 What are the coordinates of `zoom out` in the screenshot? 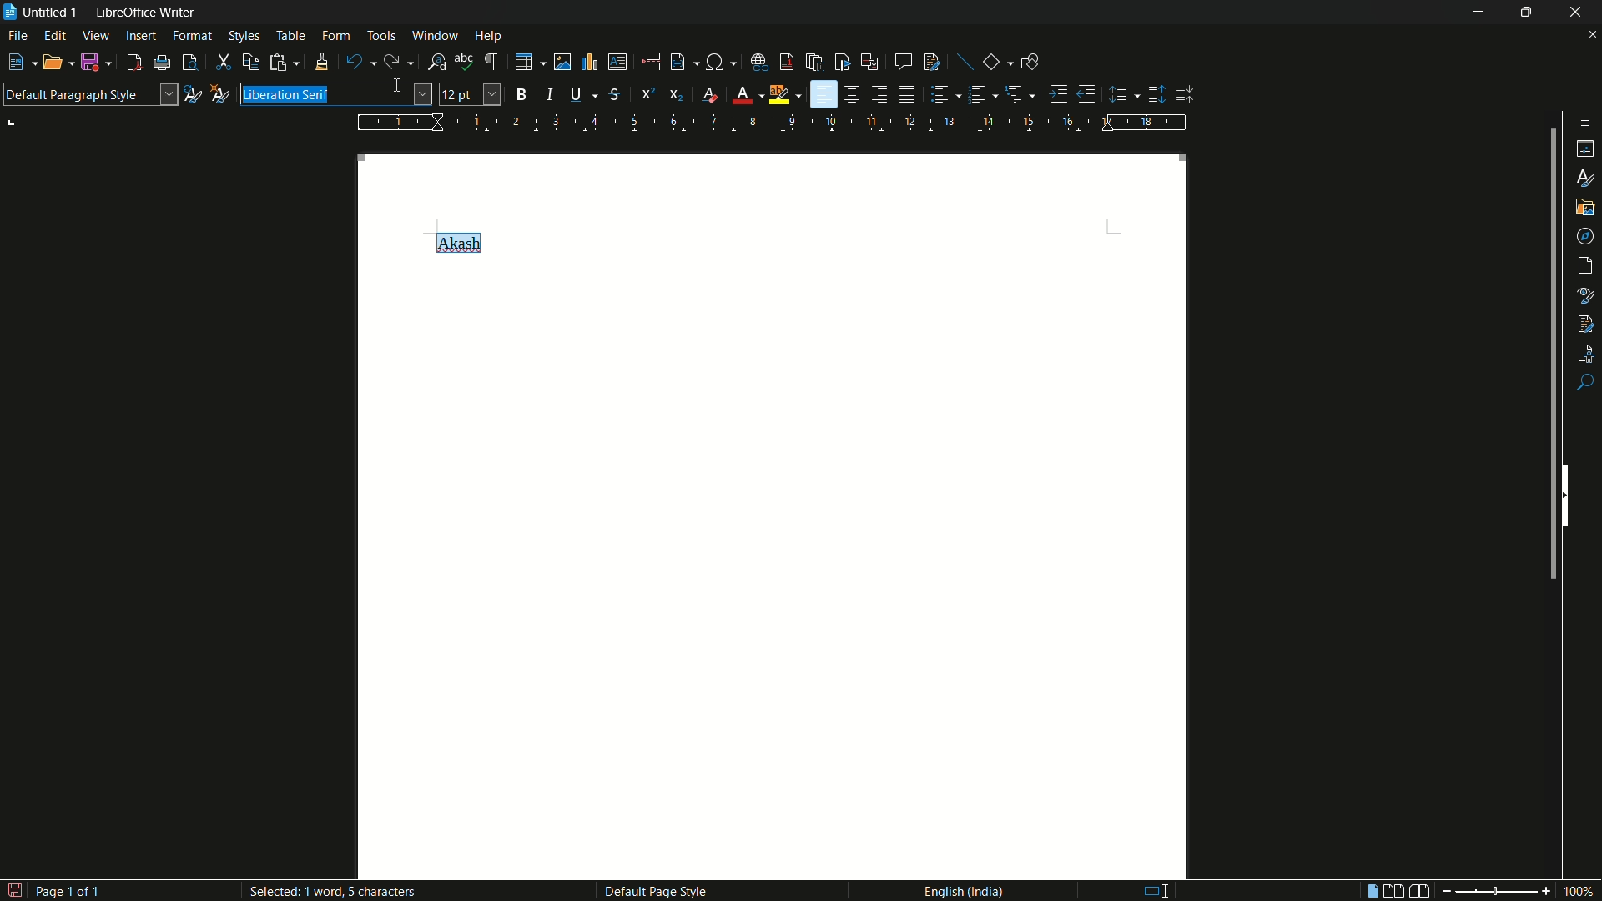 It's located at (1443, 891).